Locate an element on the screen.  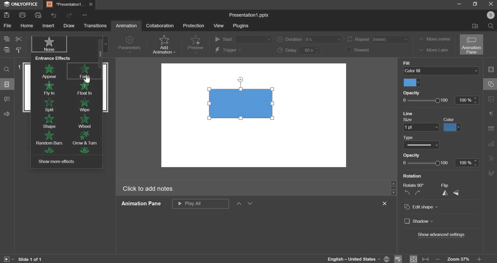
random bars is located at coordinates (50, 138).